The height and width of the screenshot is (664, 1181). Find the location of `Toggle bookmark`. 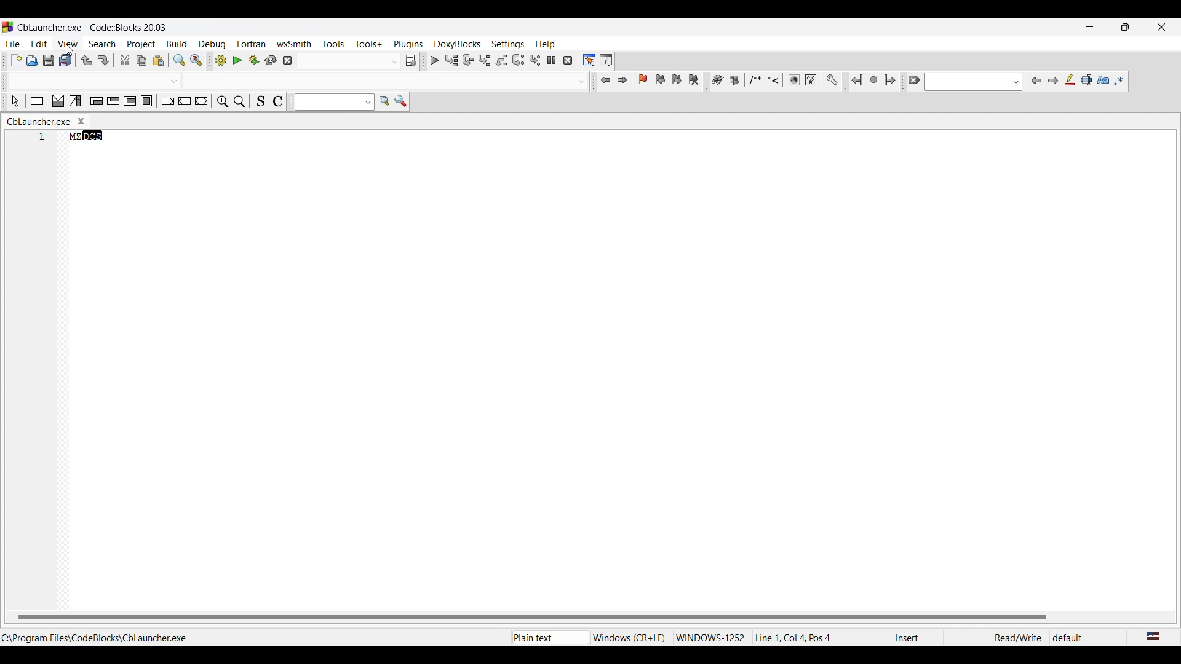

Toggle bookmark is located at coordinates (643, 79).